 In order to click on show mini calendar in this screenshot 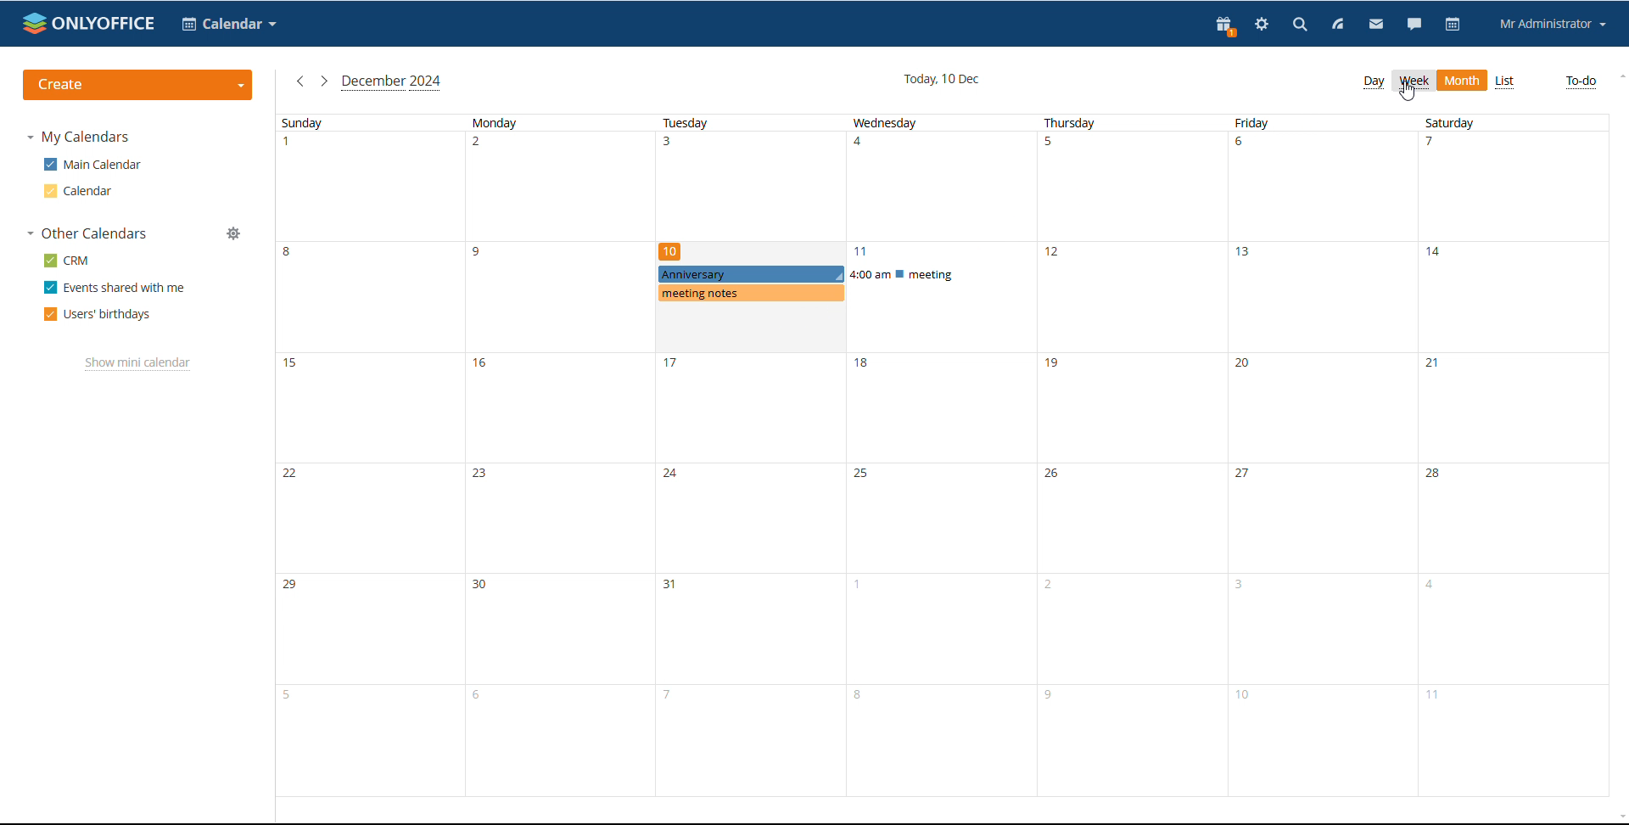, I will do `click(138, 364)`.